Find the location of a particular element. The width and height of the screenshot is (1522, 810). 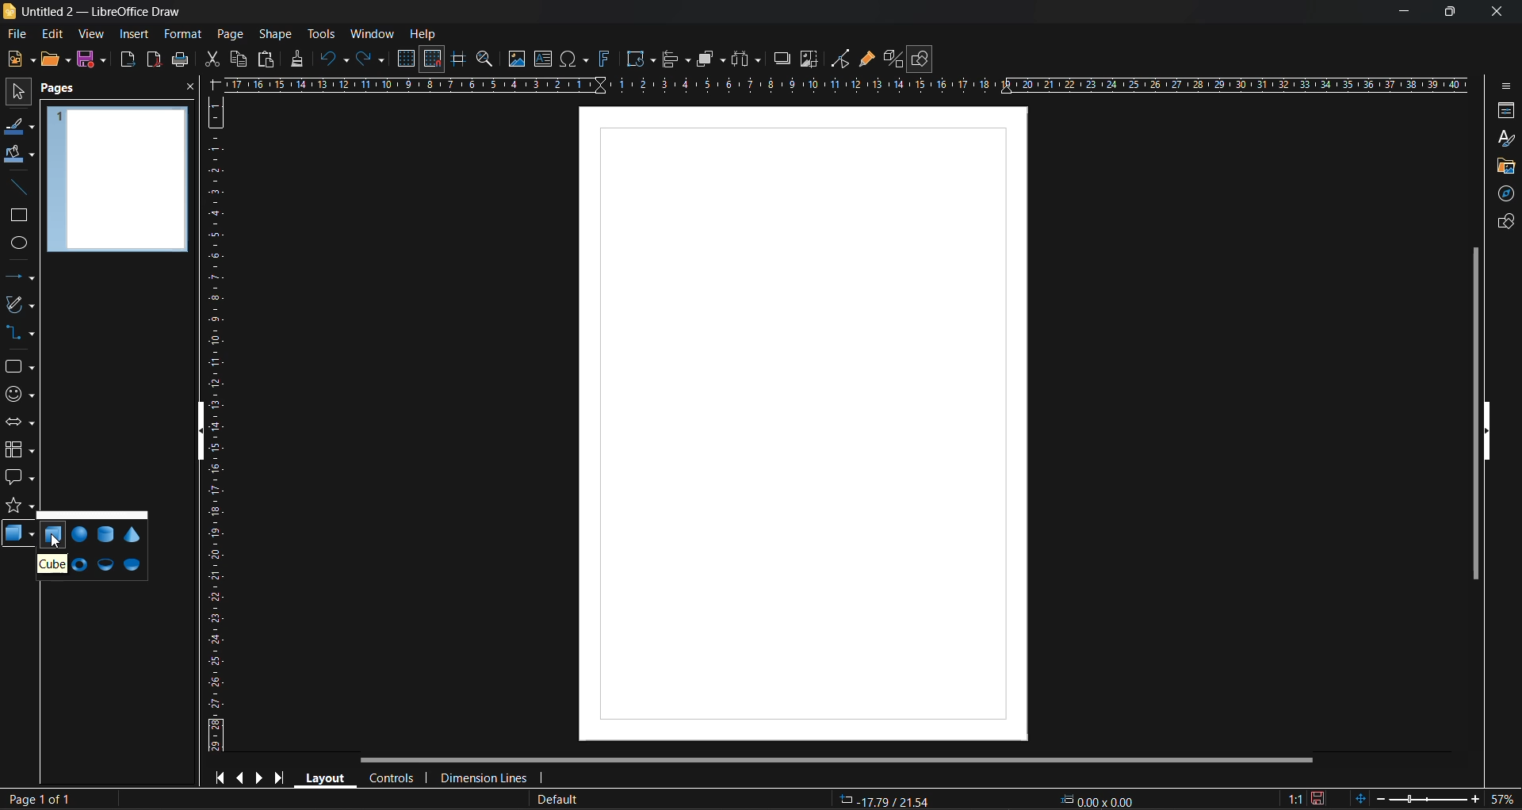

arrange is located at coordinates (709, 59).